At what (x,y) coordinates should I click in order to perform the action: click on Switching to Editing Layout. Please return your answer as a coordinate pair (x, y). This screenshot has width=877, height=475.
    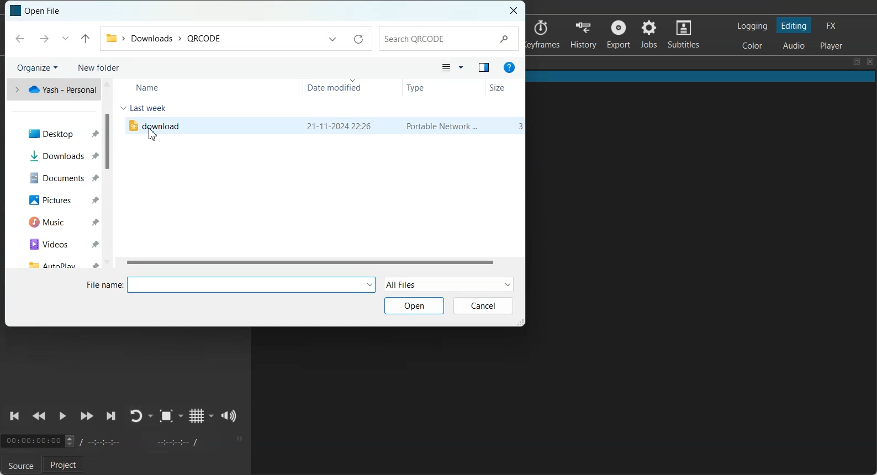
    Looking at the image, I should click on (793, 25).